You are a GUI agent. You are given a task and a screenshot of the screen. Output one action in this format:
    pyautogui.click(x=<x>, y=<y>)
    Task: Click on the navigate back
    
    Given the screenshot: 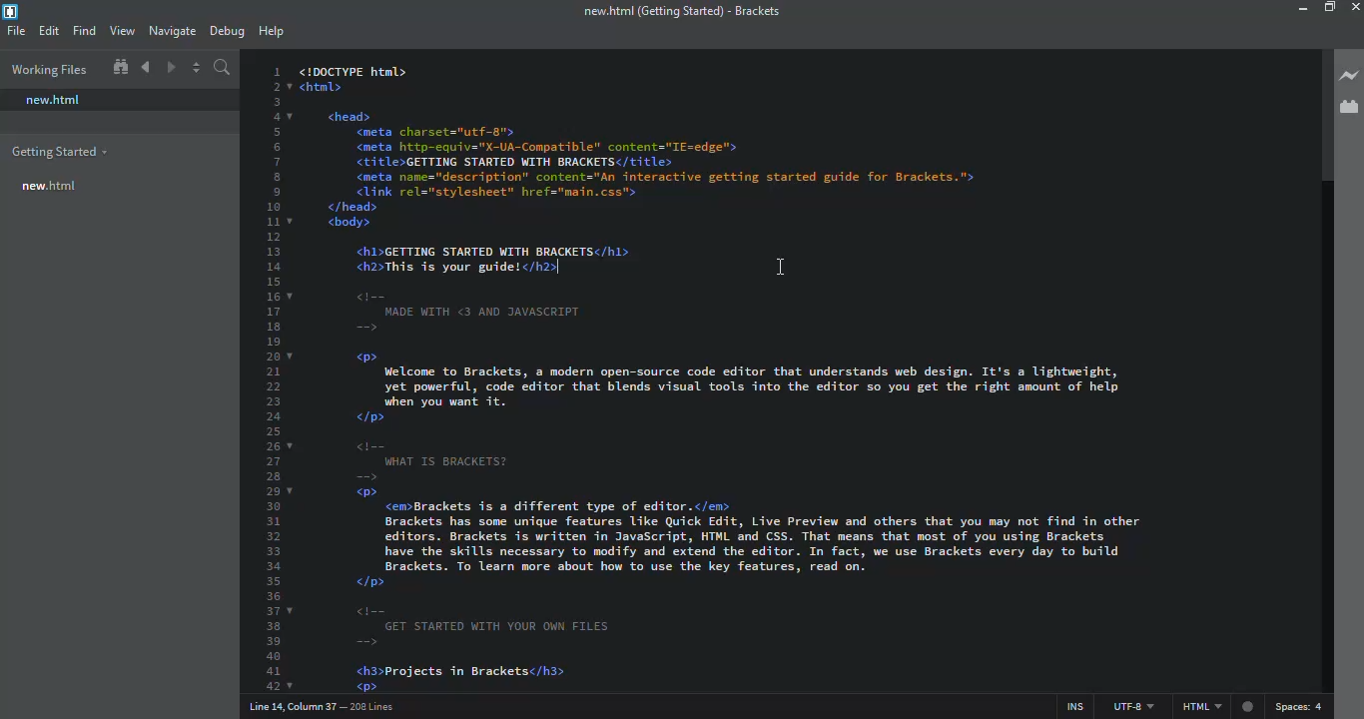 What is the action you would take?
    pyautogui.click(x=146, y=67)
    